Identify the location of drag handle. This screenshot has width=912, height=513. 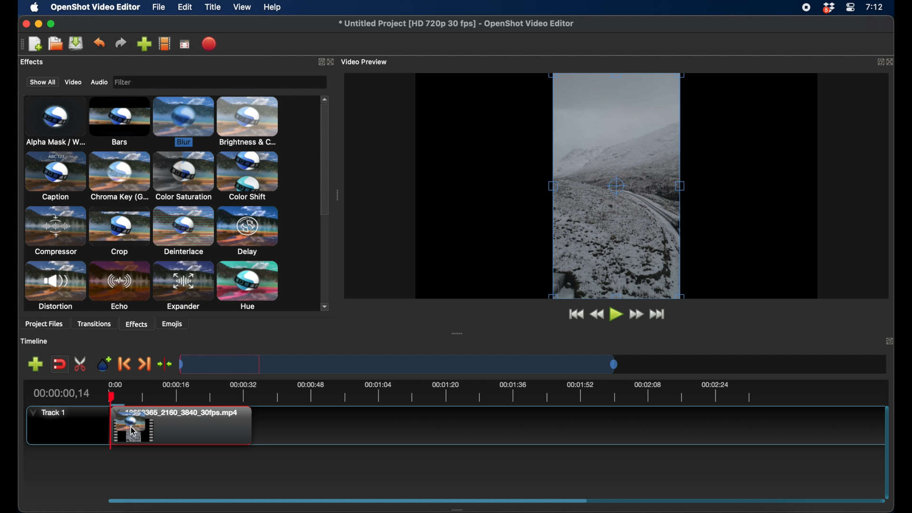
(337, 195).